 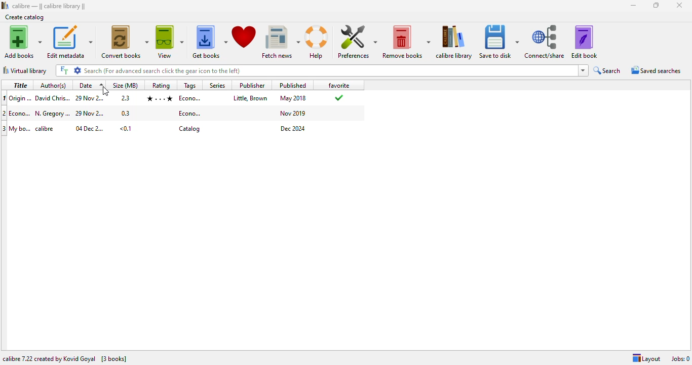 I want to click on size in mbs, so click(x=128, y=129).